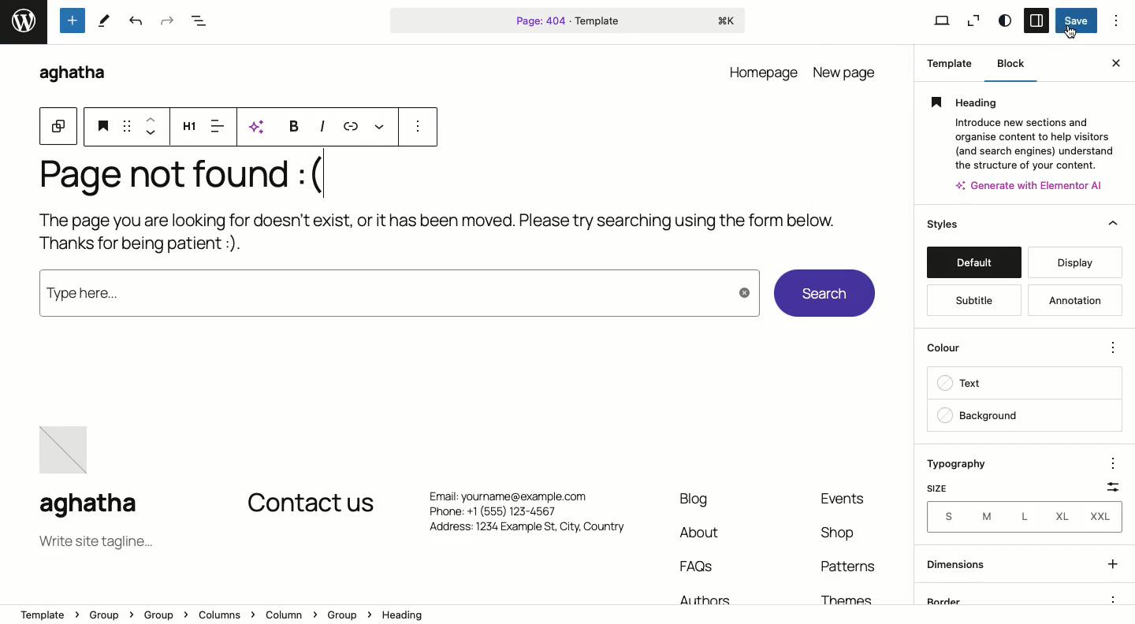  Describe the element at coordinates (1064, 518) in the screenshot. I see `XL` at that location.